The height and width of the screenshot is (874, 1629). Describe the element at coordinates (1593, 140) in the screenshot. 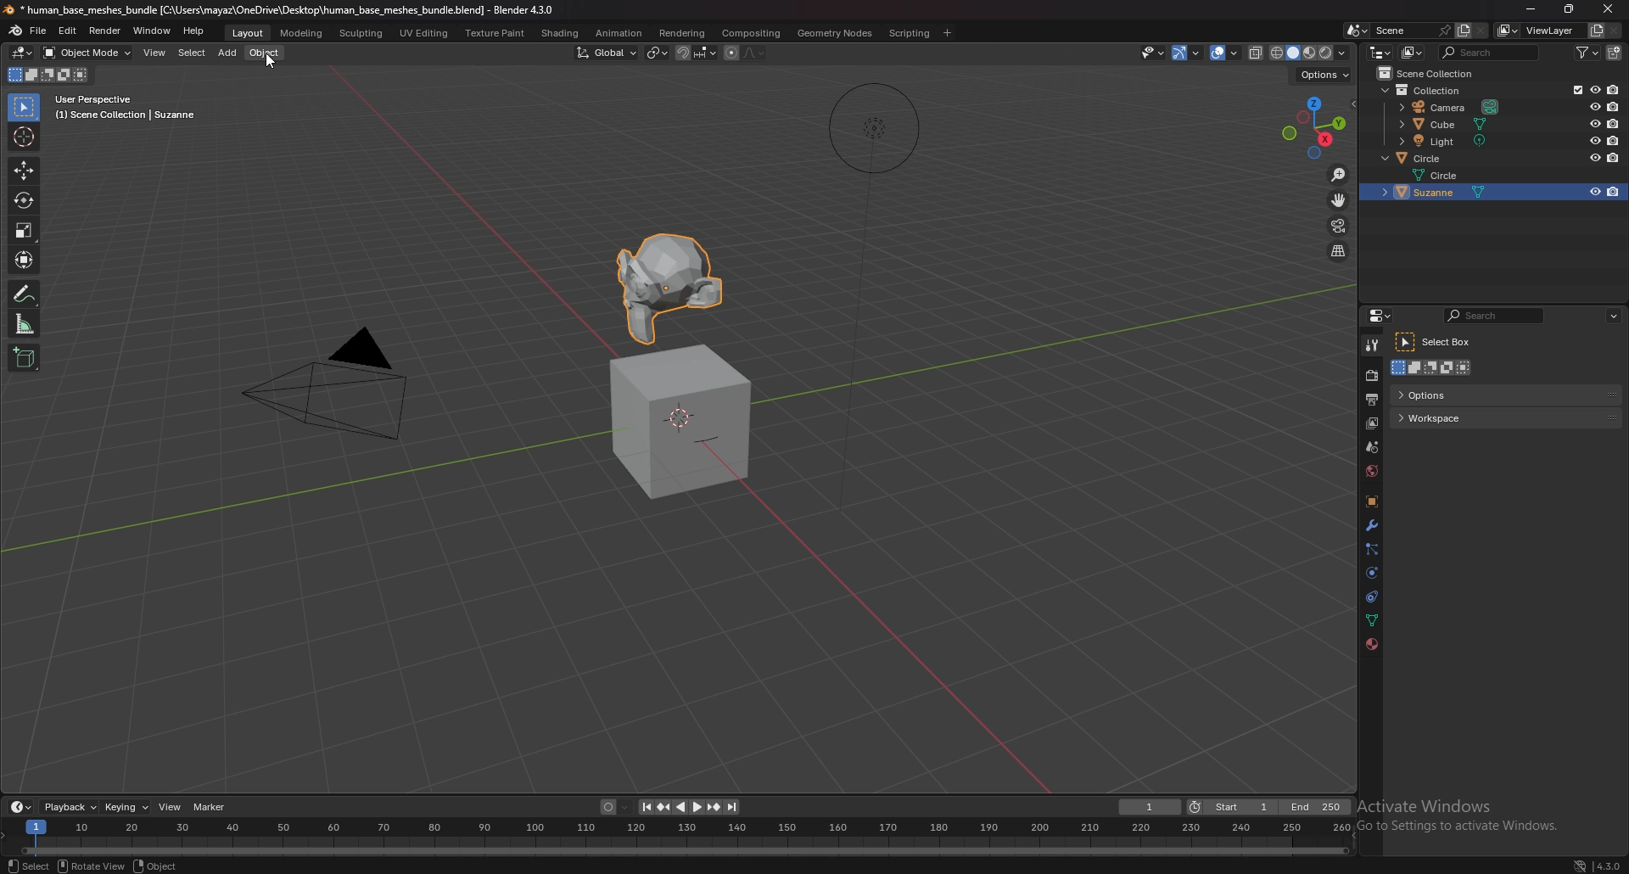

I see `hide in viewport` at that location.